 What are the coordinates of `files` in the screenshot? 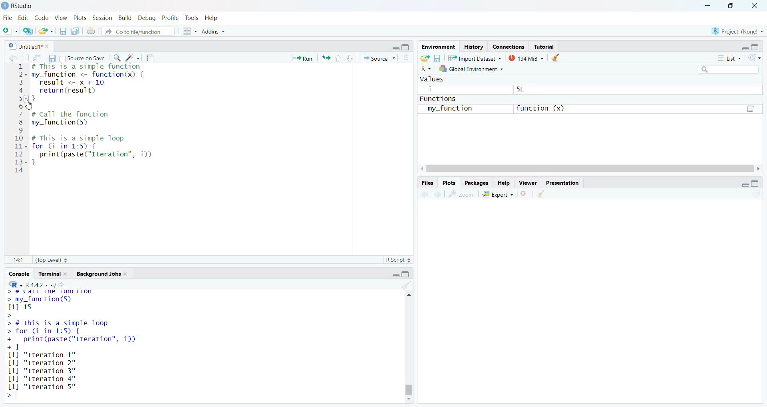 It's located at (427, 184).